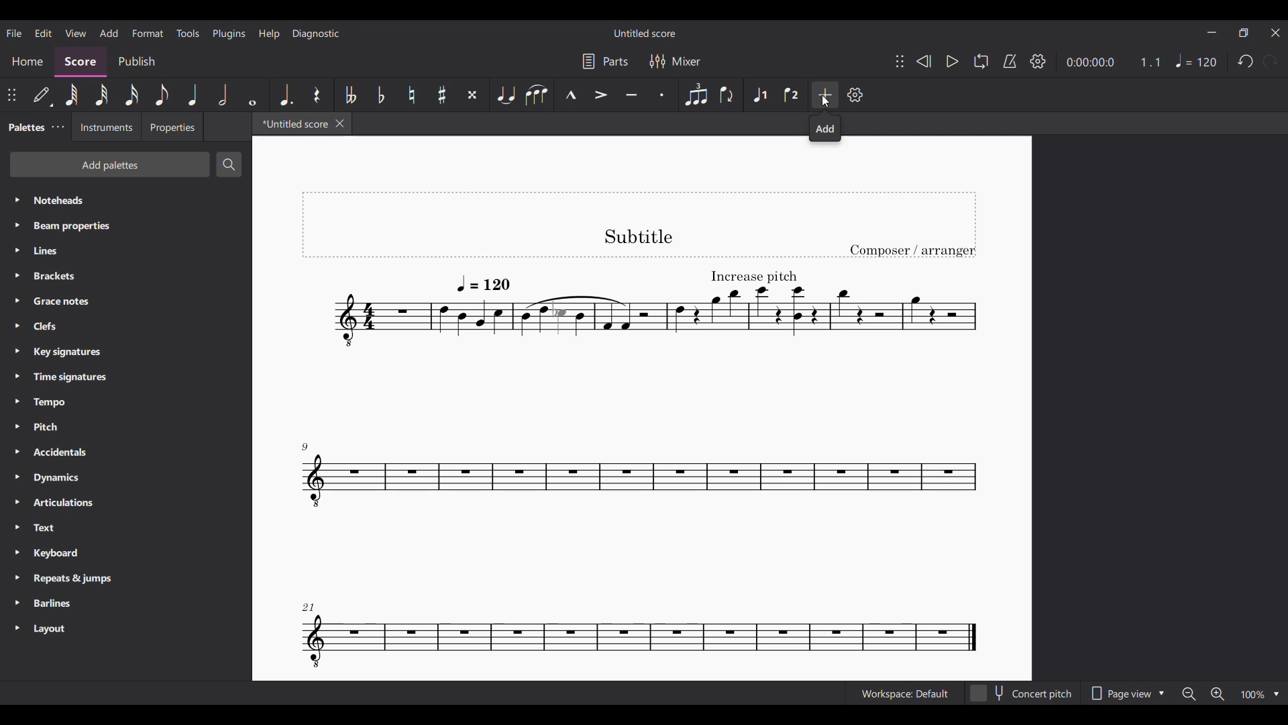  I want to click on Show in smaller tab, so click(1244, 33).